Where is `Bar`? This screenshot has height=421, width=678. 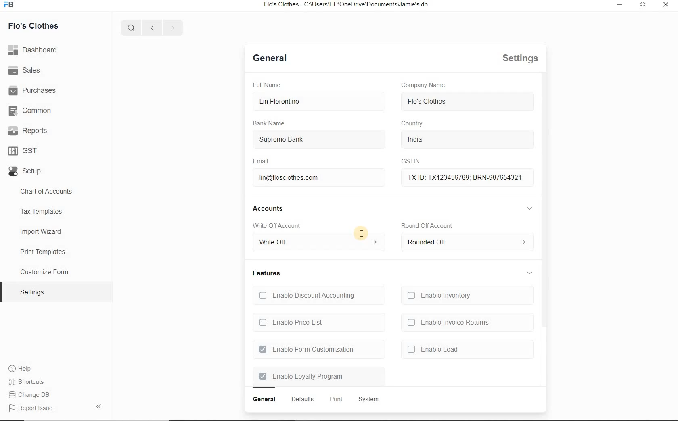 Bar is located at coordinates (264, 387).